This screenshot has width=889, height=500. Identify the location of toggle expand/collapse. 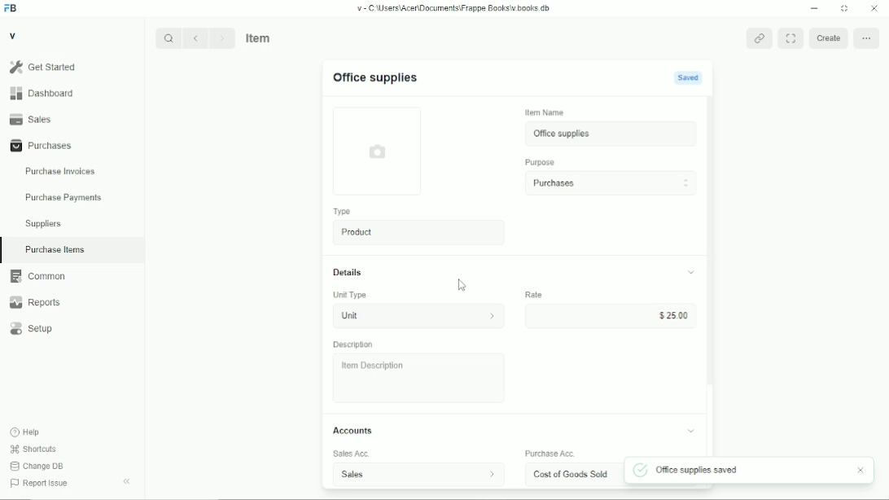
(691, 431).